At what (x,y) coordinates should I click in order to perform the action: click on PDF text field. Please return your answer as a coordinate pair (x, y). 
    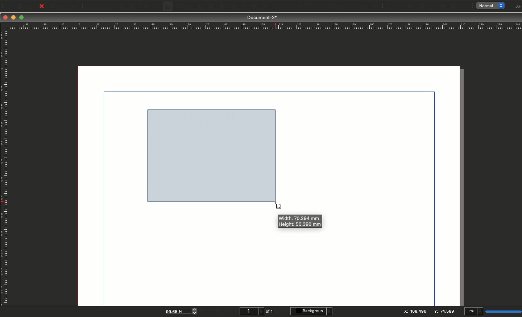
    Looking at the image, I should click on (421, 7).